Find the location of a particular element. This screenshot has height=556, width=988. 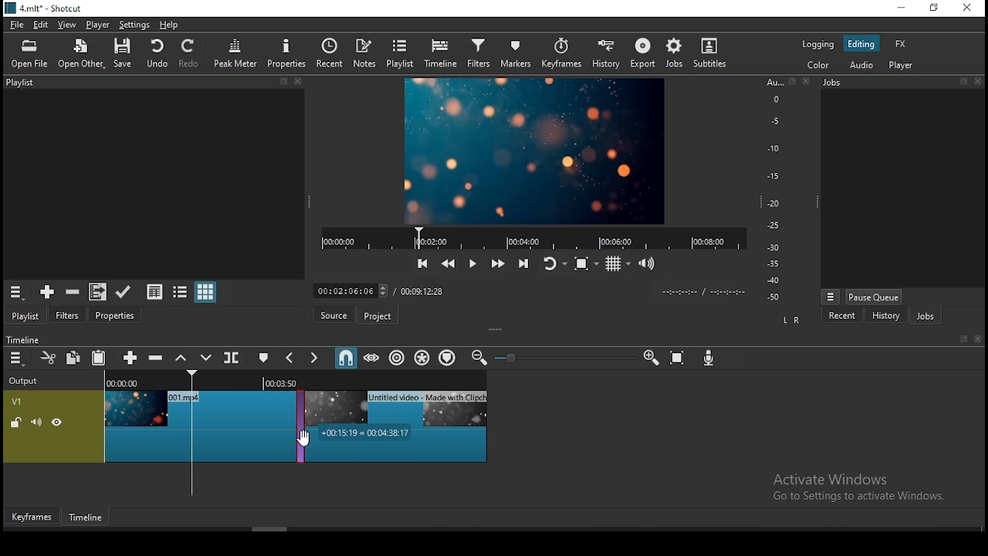

record audio is located at coordinates (709, 358).